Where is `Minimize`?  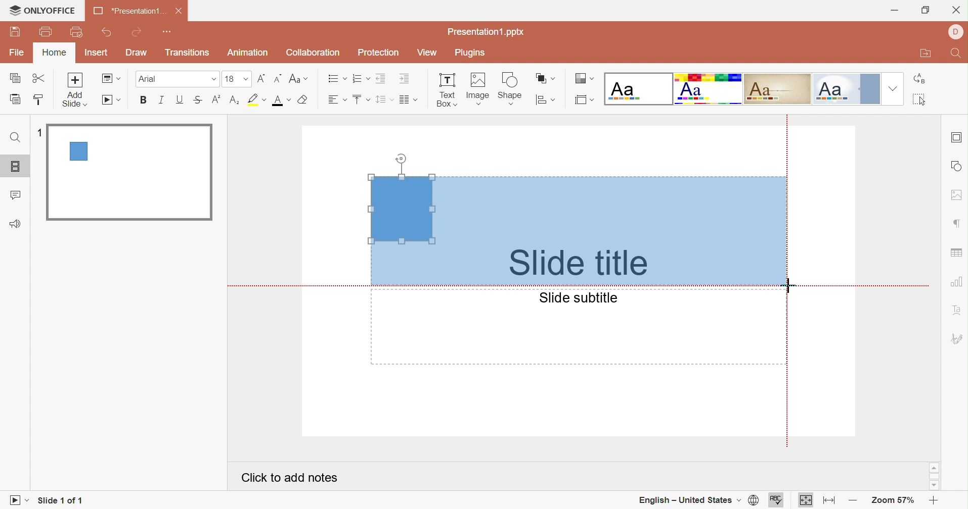
Minimize is located at coordinates (897, 12).